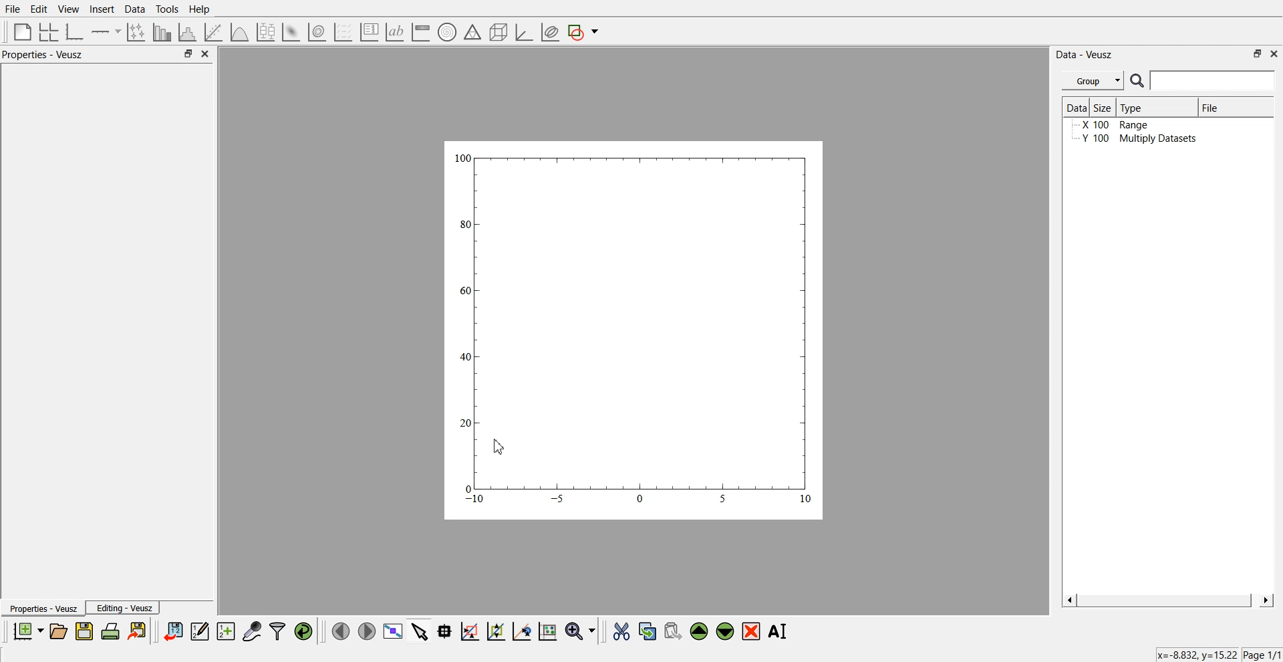 The width and height of the screenshot is (1283, 662). Describe the element at coordinates (200, 633) in the screenshot. I see `edit and enter data points` at that location.